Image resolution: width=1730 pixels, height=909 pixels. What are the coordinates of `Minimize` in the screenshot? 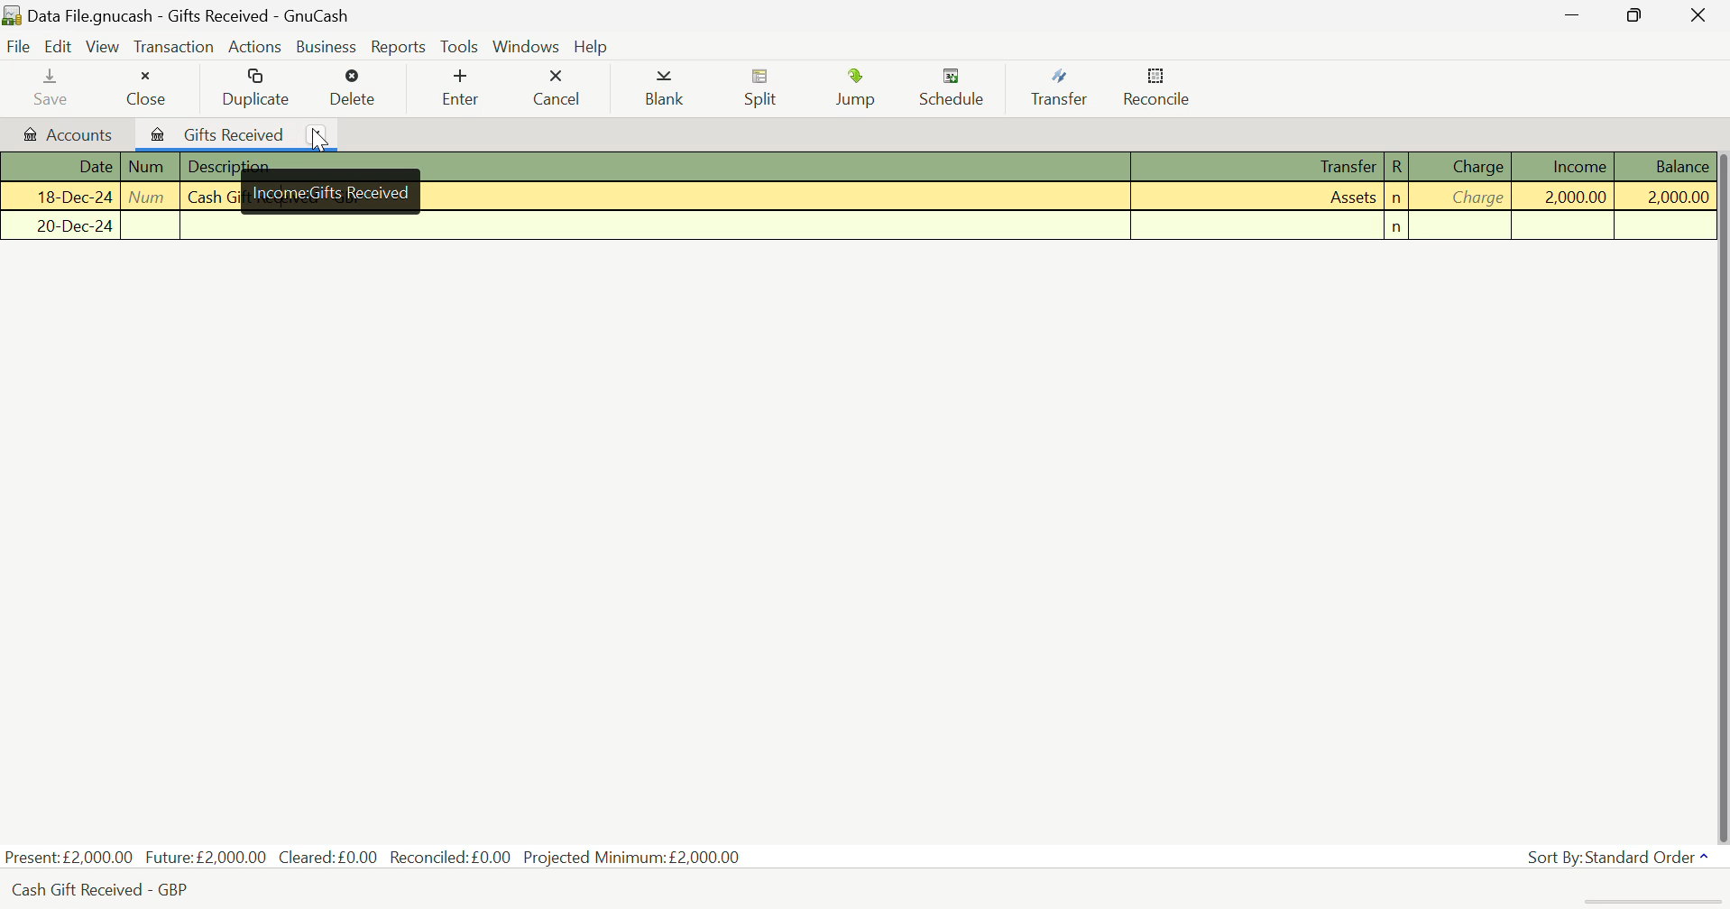 It's located at (1641, 14).